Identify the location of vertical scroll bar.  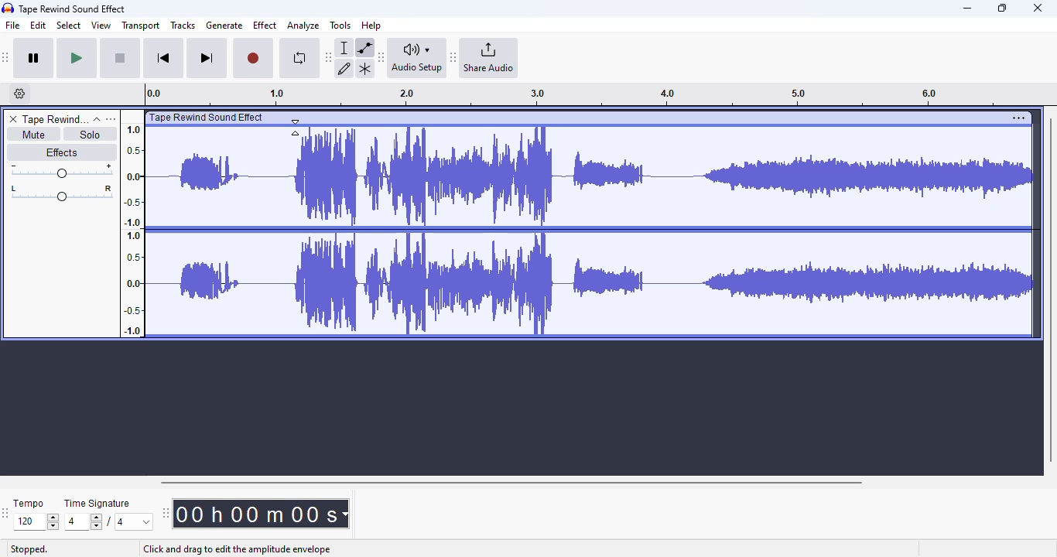
(1050, 288).